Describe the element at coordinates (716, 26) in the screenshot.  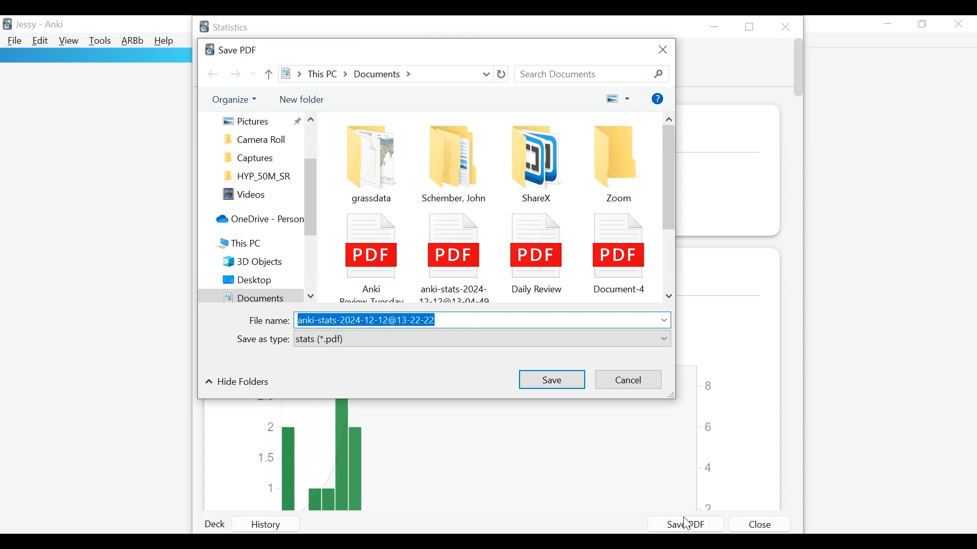
I see `Minimize` at that location.